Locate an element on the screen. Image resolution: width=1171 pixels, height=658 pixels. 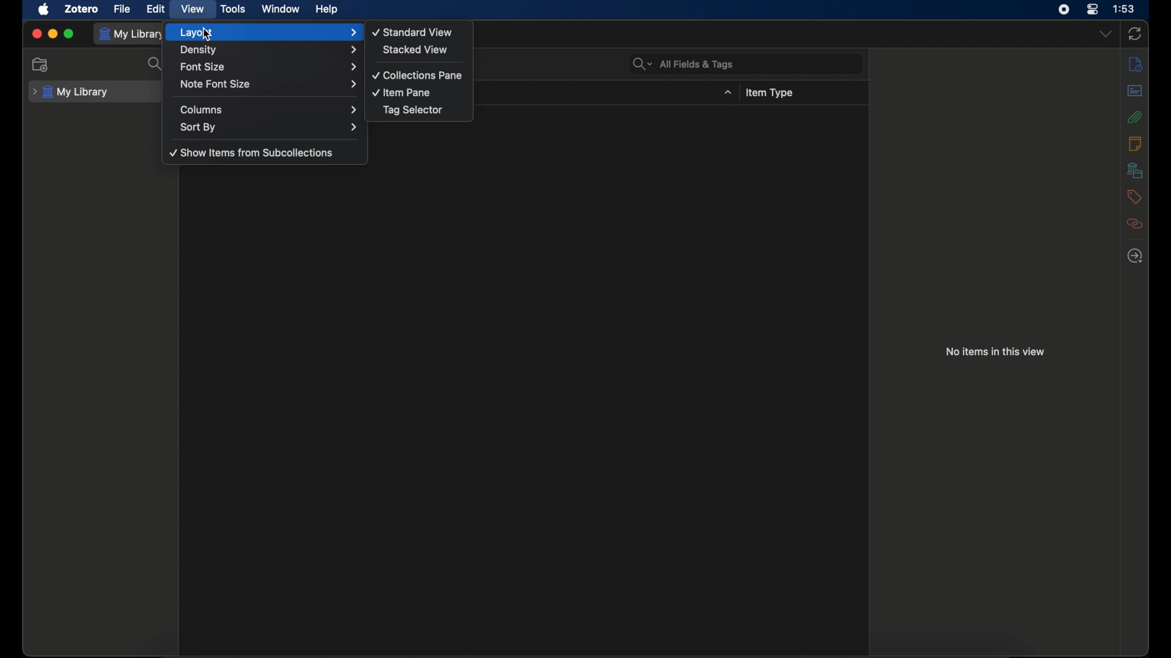
apple icon is located at coordinates (44, 10).